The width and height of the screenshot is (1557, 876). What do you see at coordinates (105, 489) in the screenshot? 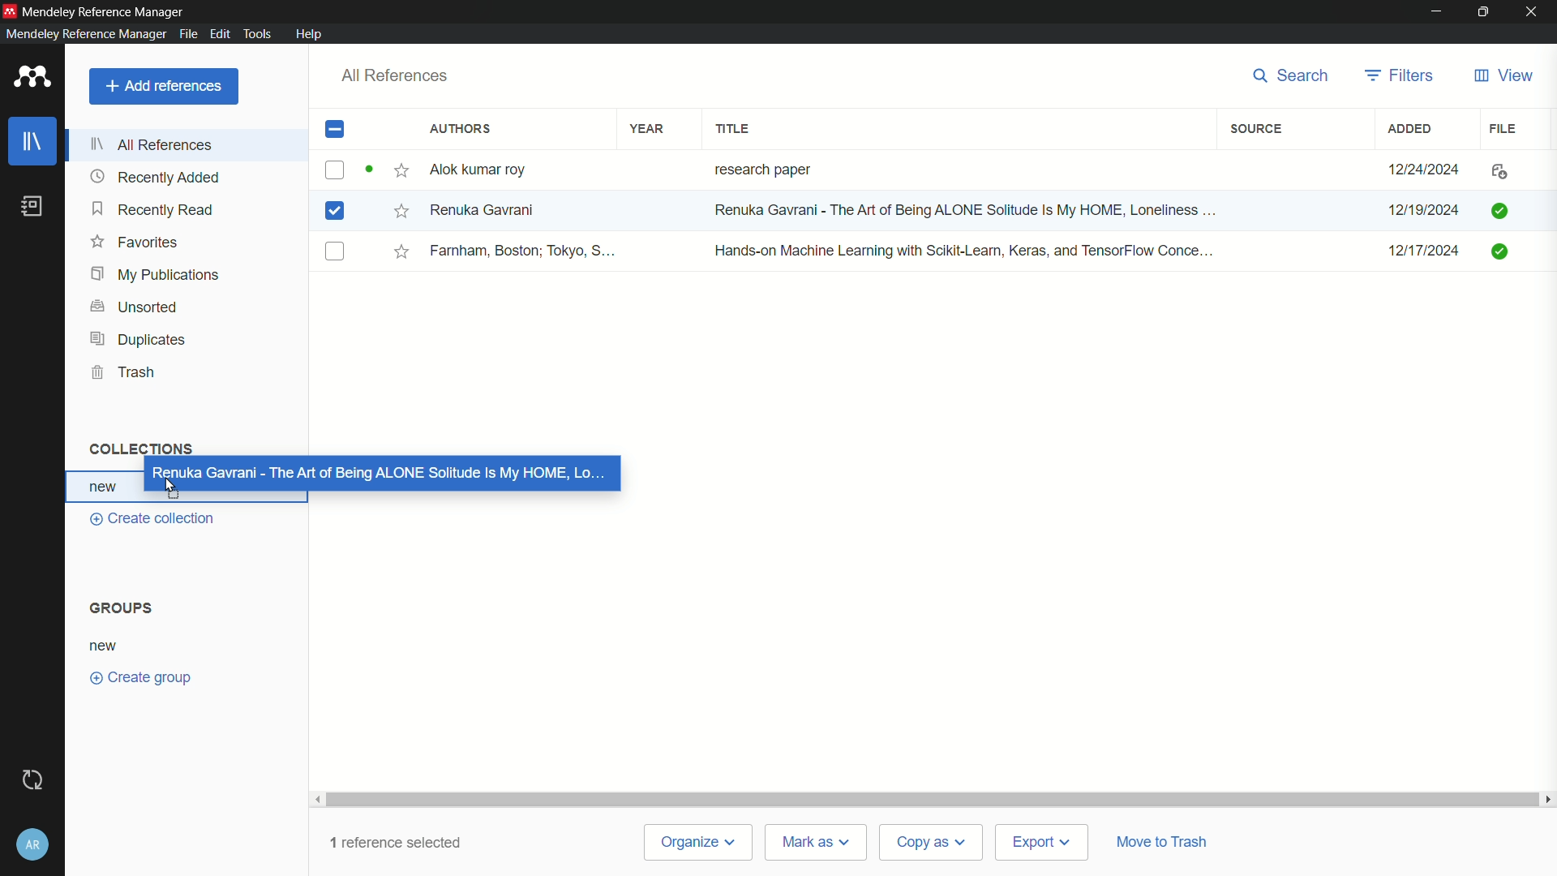
I see `new` at bounding box center [105, 489].